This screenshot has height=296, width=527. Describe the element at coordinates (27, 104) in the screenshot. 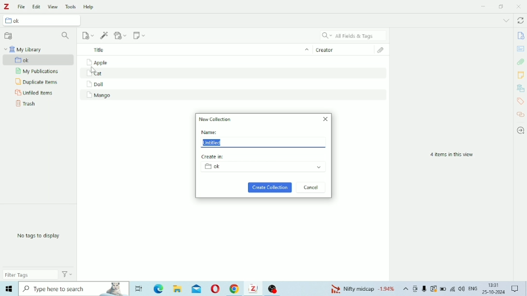

I see `Trash` at that location.